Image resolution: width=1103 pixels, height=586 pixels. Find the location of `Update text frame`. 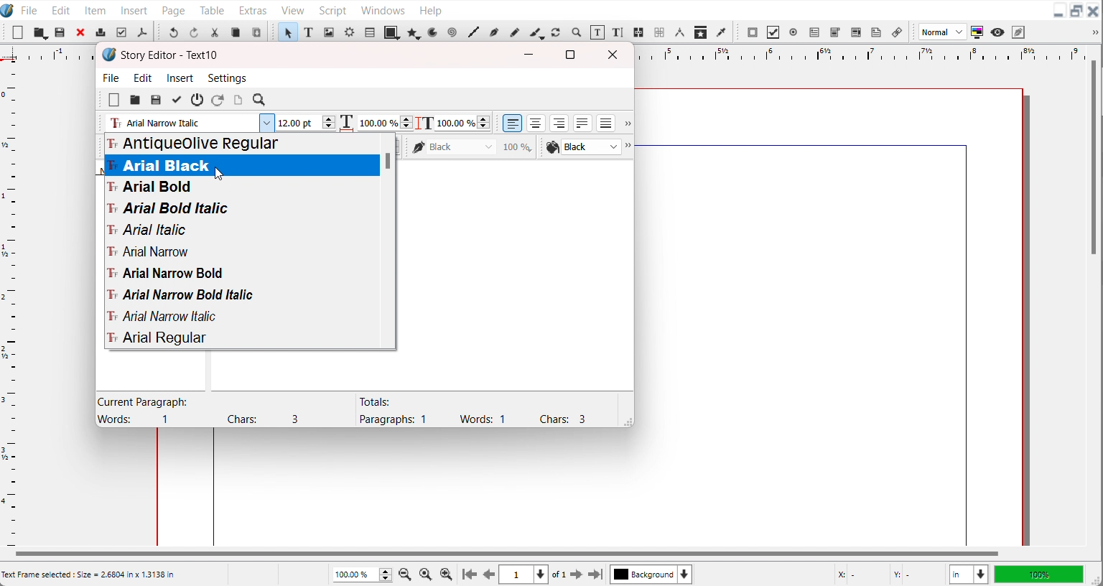

Update text frame is located at coordinates (238, 100).